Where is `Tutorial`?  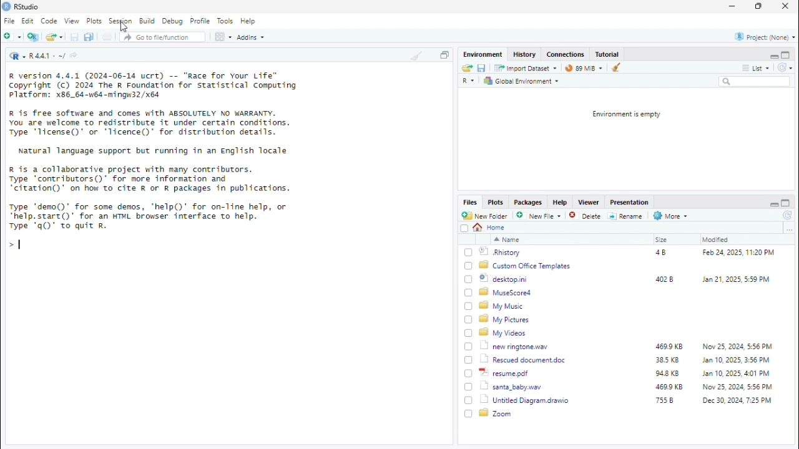 Tutorial is located at coordinates (608, 54).